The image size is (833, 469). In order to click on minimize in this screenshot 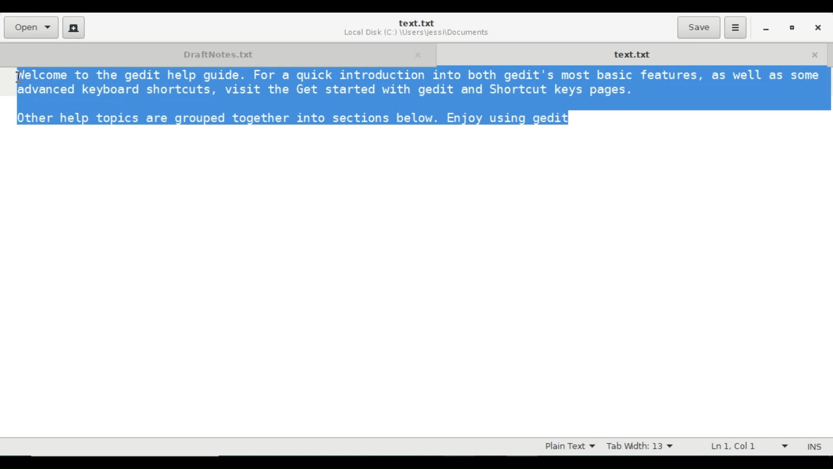, I will do `click(766, 27)`.